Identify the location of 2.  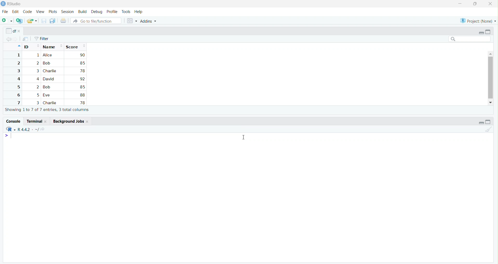
(37, 63).